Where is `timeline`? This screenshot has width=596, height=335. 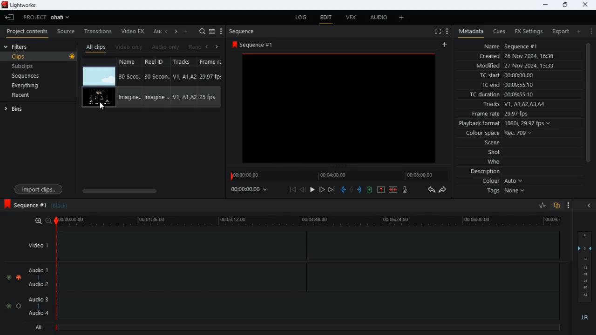
timeline is located at coordinates (336, 176).